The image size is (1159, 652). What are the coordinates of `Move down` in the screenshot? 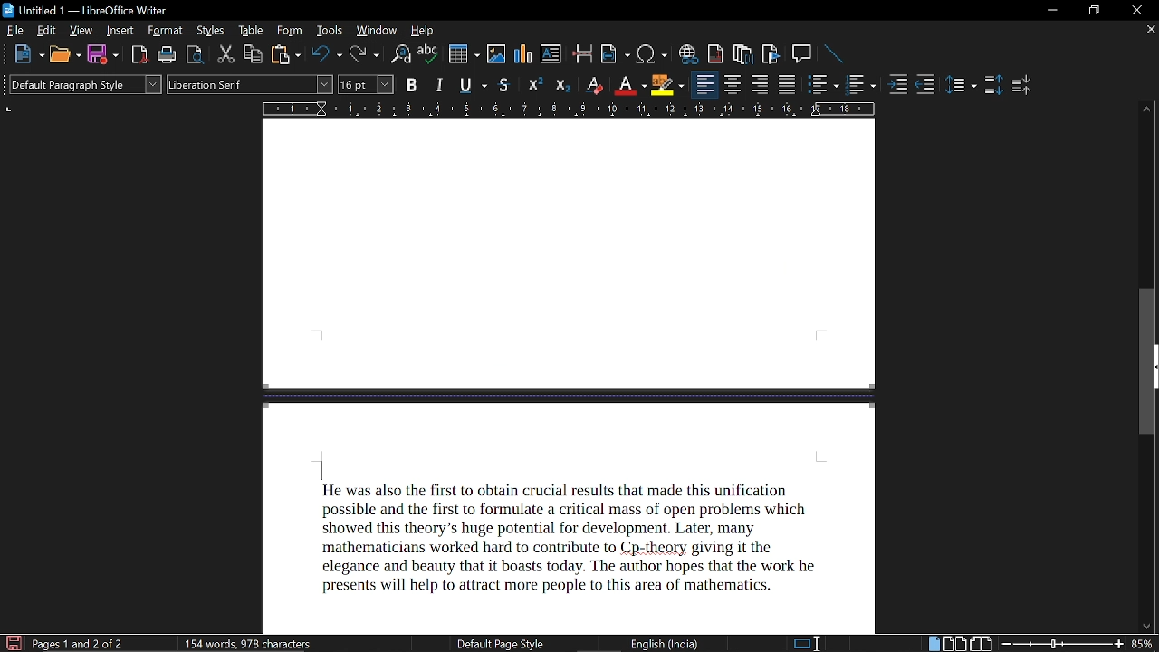 It's located at (1144, 625).